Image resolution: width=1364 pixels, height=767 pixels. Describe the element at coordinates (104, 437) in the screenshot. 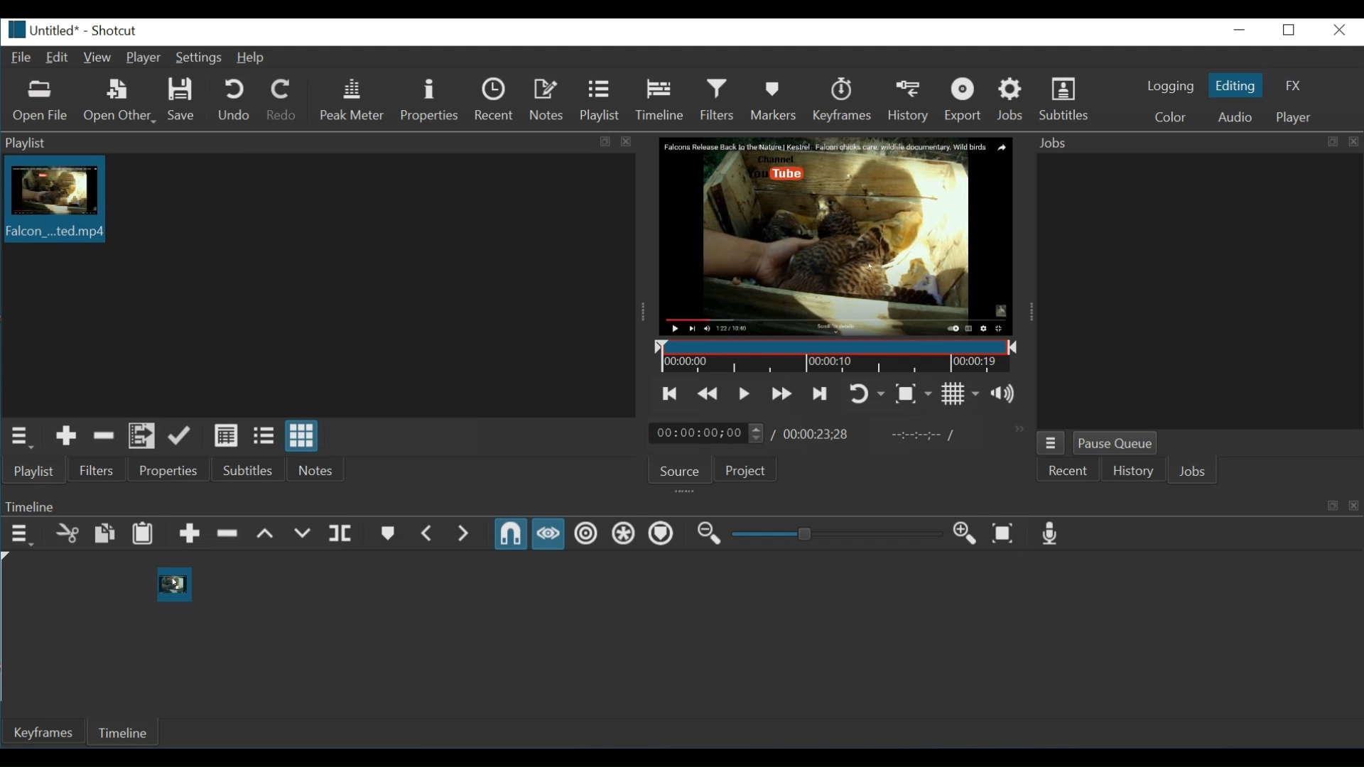

I see `Remove cut` at that location.